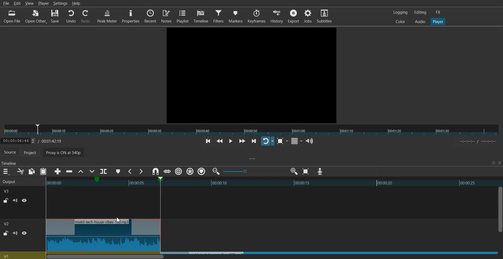 The height and width of the screenshot is (259, 503). I want to click on View, so click(29, 4).